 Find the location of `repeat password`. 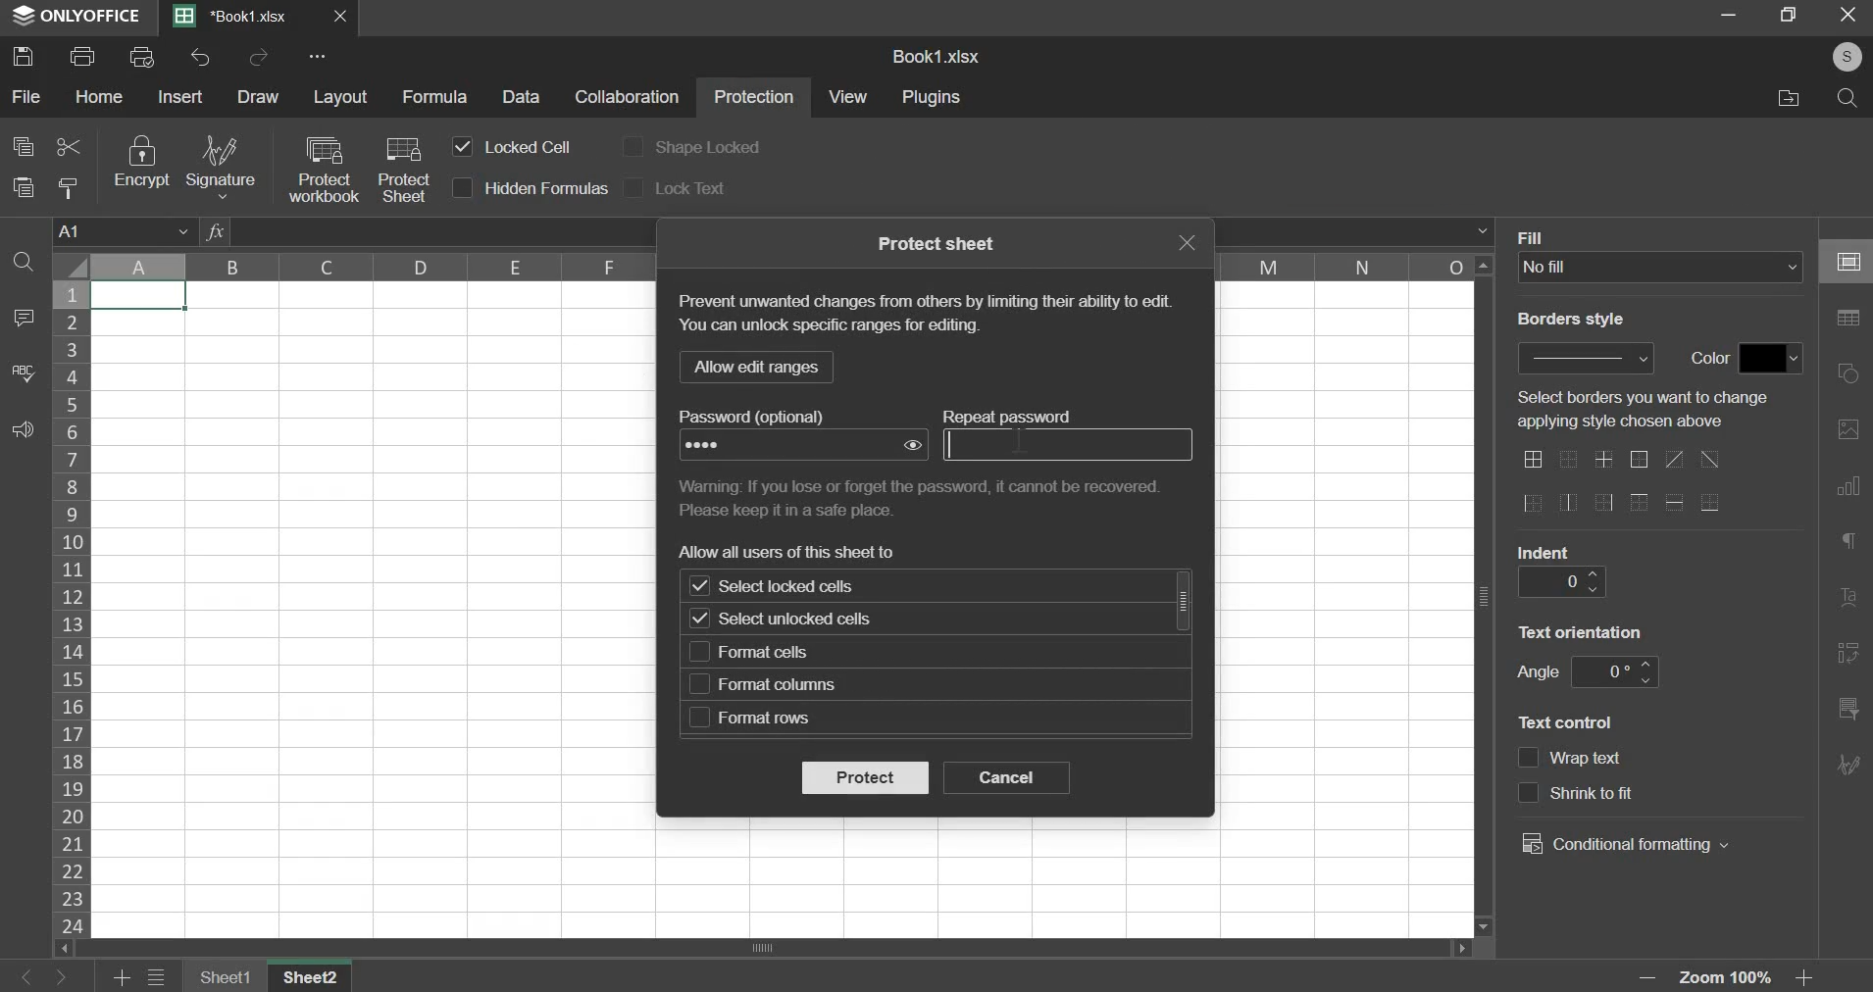

repeat password is located at coordinates (1068, 445).